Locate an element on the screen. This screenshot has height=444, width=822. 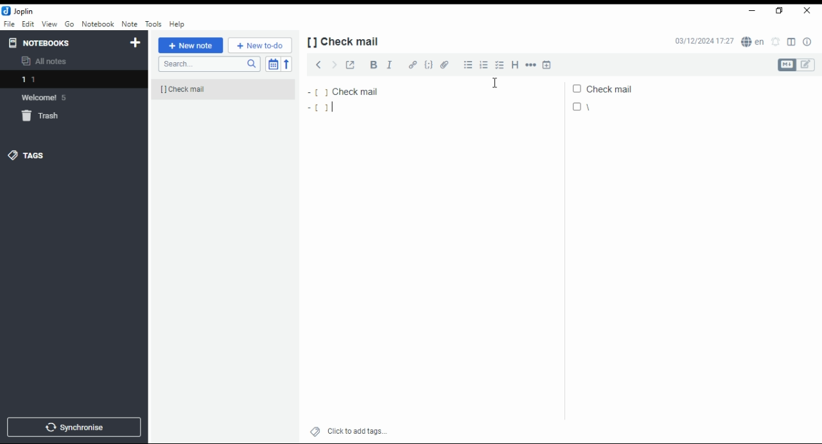
search is located at coordinates (208, 64).